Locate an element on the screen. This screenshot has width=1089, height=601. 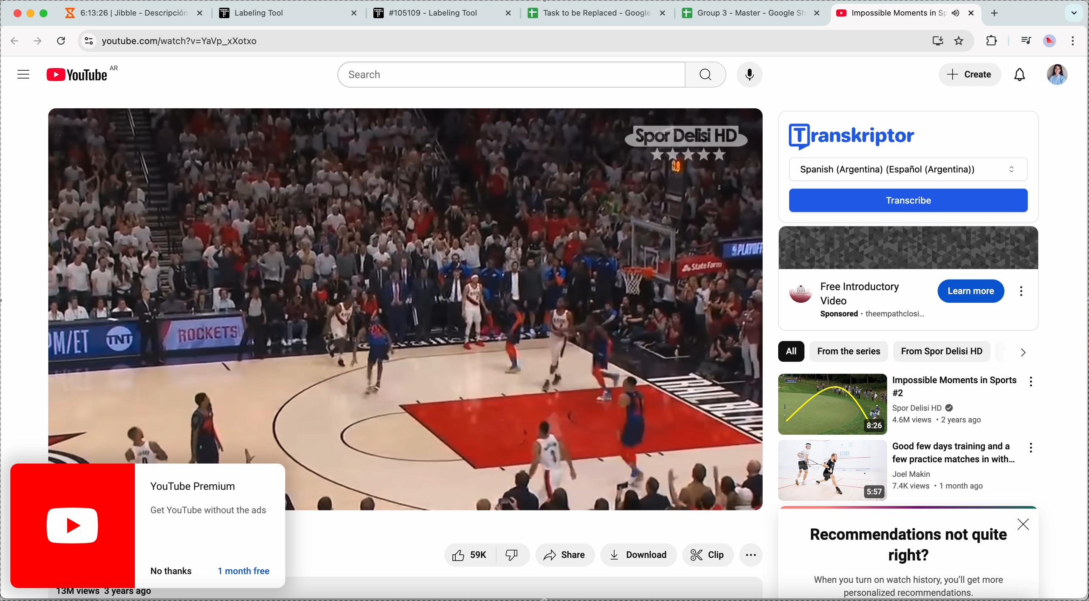
transcribe is located at coordinates (909, 200).